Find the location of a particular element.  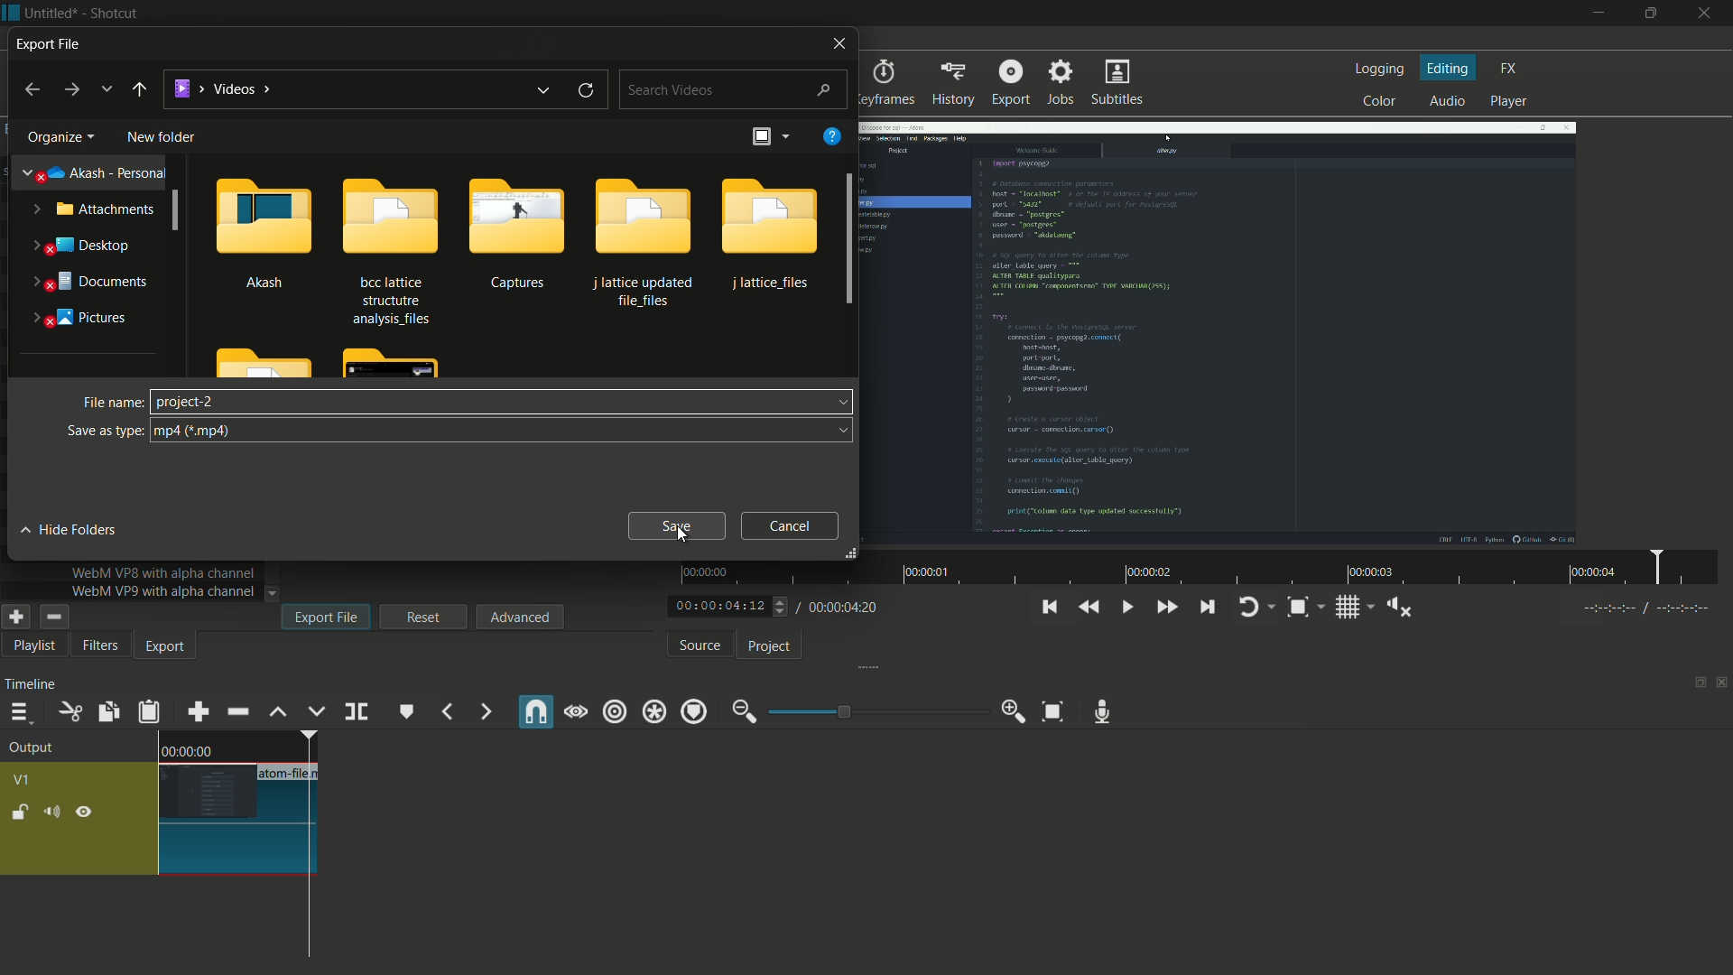

previous location is located at coordinates (544, 90).